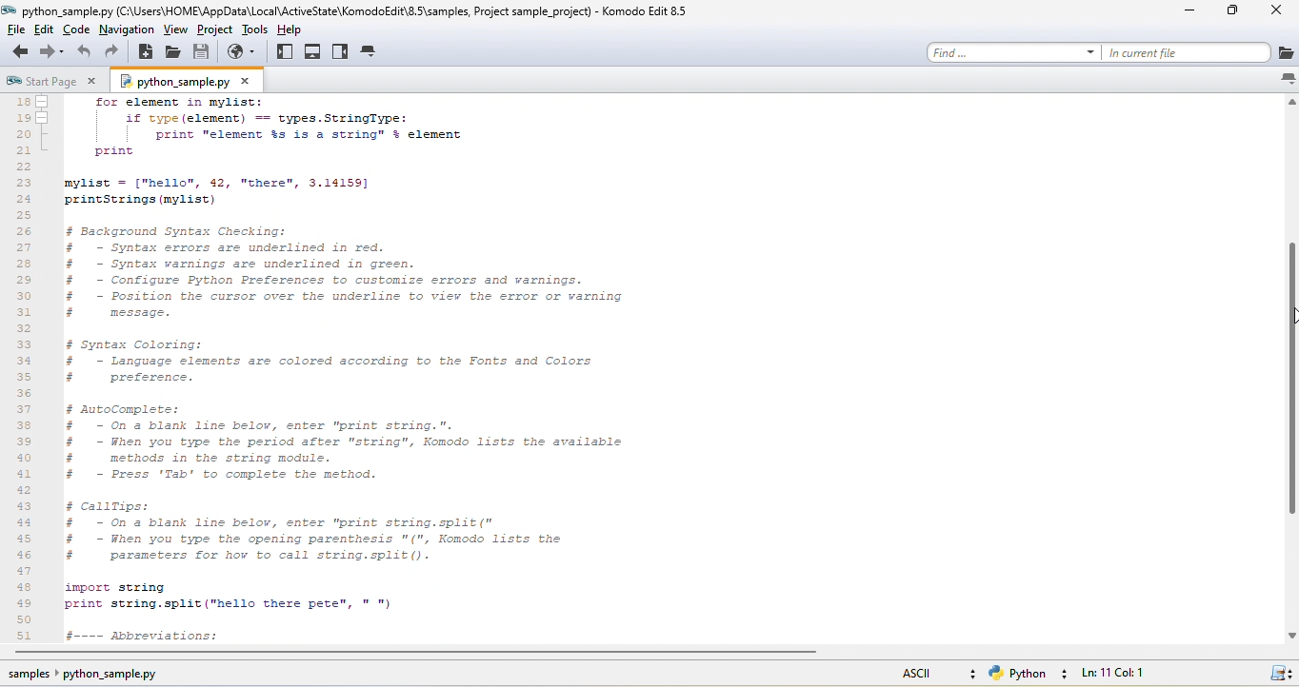 The image size is (1299, 687). I want to click on opened file name, so click(68, 10).